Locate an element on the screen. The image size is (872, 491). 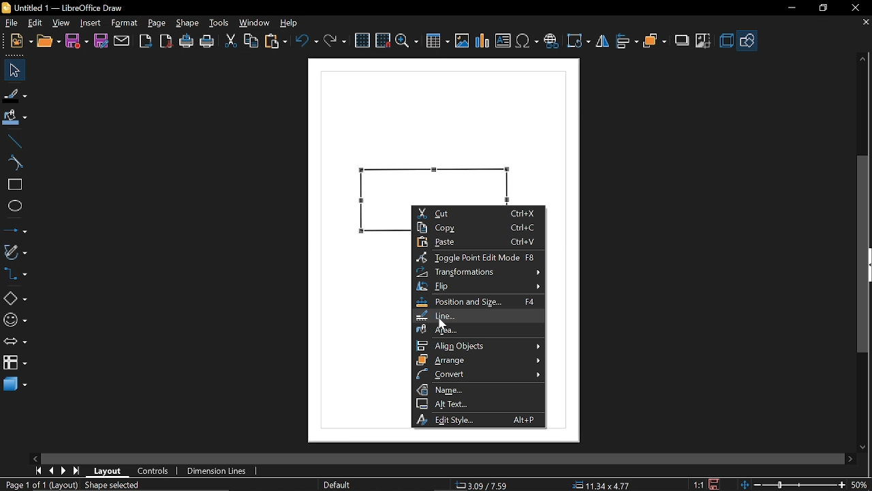
insert chart is located at coordinates (481, 41).